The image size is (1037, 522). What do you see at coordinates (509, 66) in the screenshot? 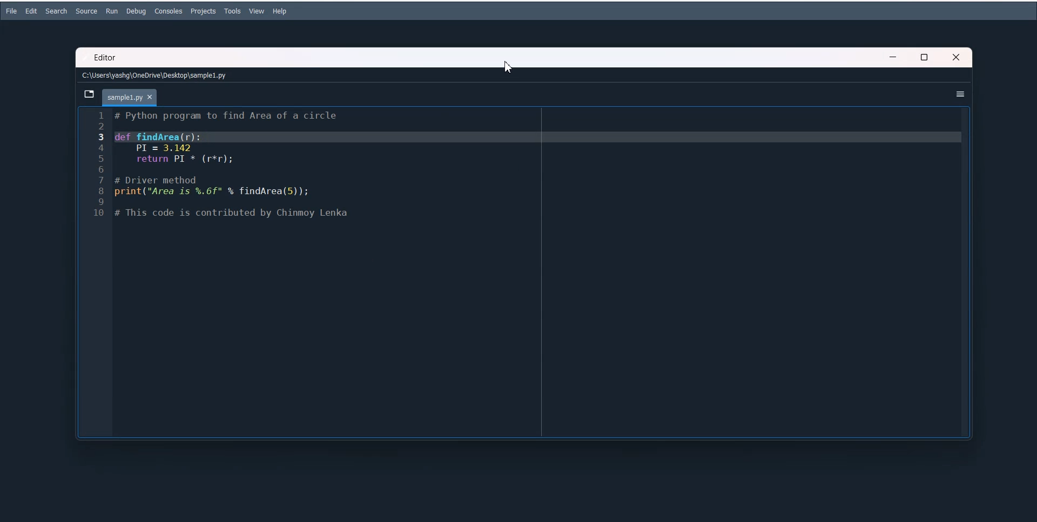
I see `Cursor` at bounding box center [509, 66].